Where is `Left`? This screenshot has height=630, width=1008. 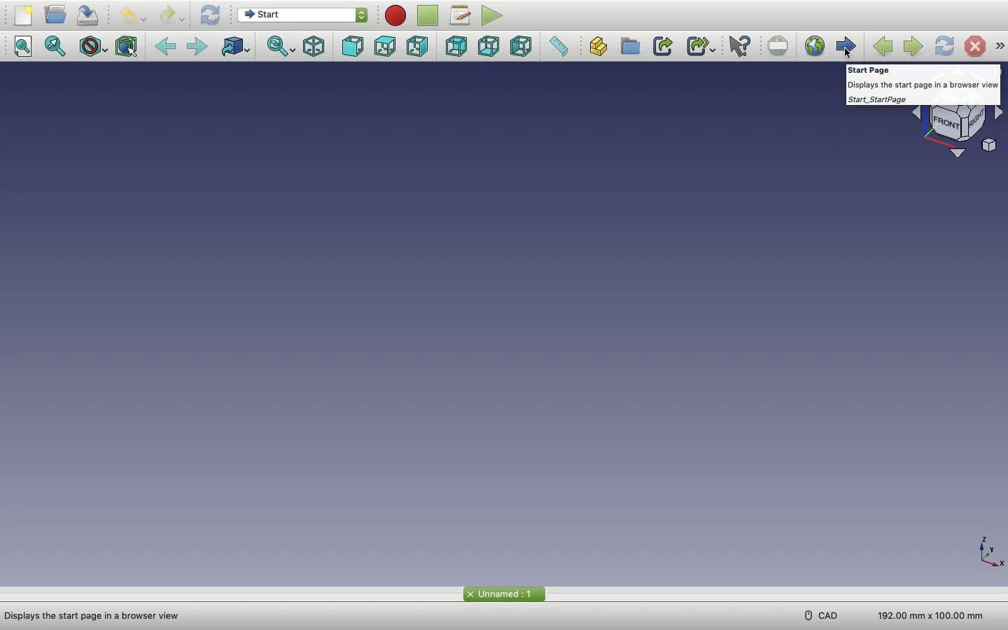 Left is located at coordinates (523, 47).